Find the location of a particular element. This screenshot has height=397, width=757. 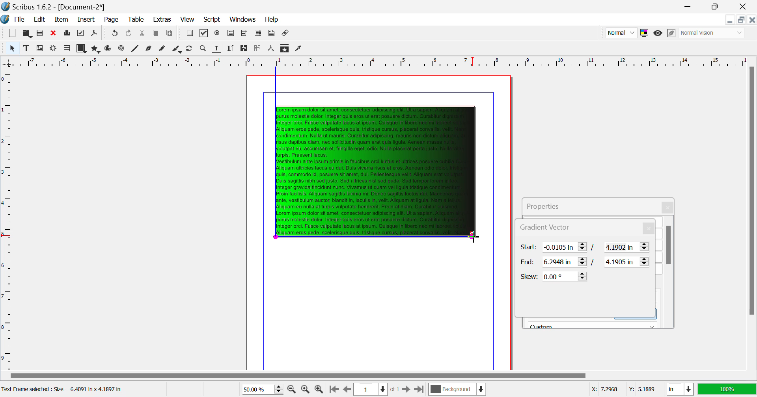

Pdf Text Fields is located at coordinates (231, 33).